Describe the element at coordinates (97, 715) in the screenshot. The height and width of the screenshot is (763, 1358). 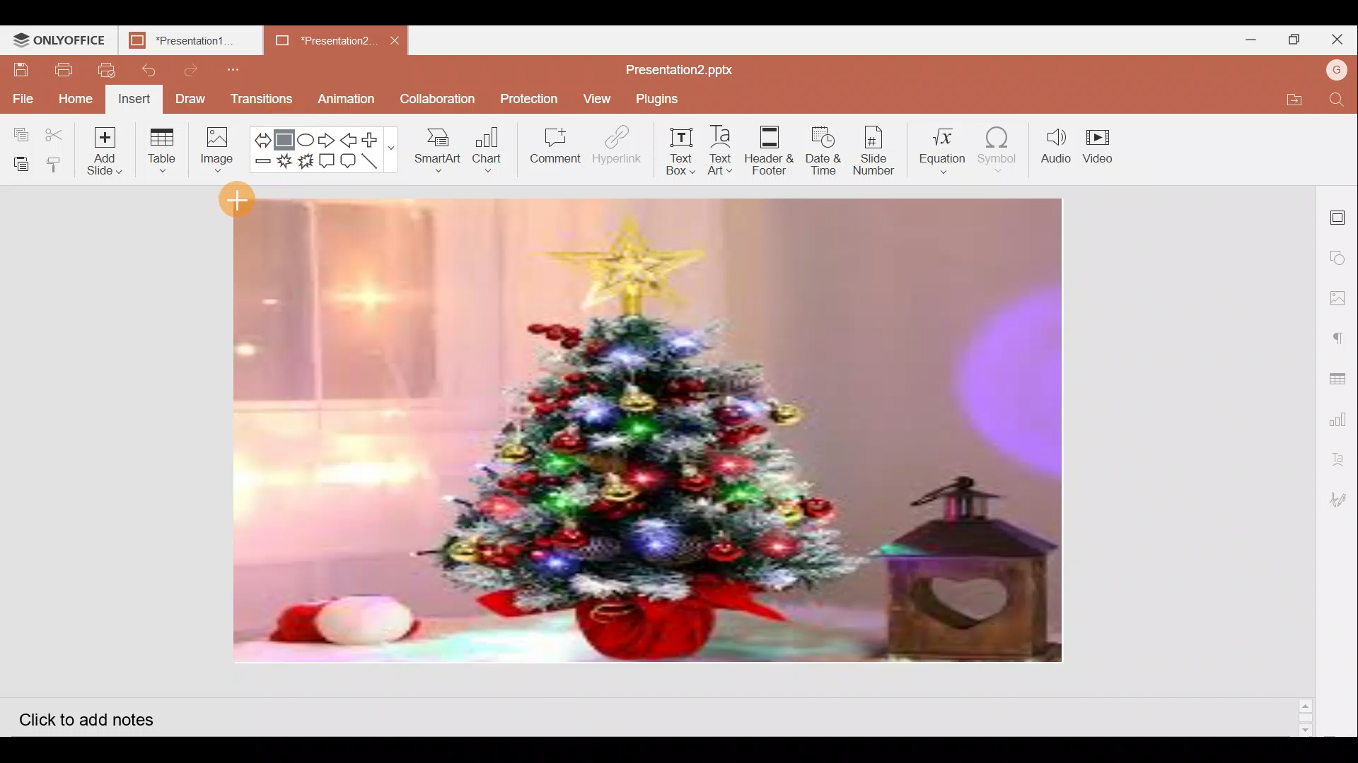
I see `Click to add notes` at that location.